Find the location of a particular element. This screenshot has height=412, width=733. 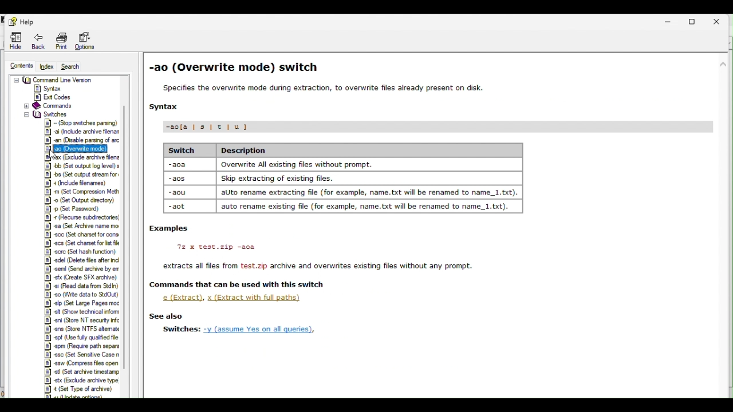

Command Line Version is located at coordinates (70, 79).